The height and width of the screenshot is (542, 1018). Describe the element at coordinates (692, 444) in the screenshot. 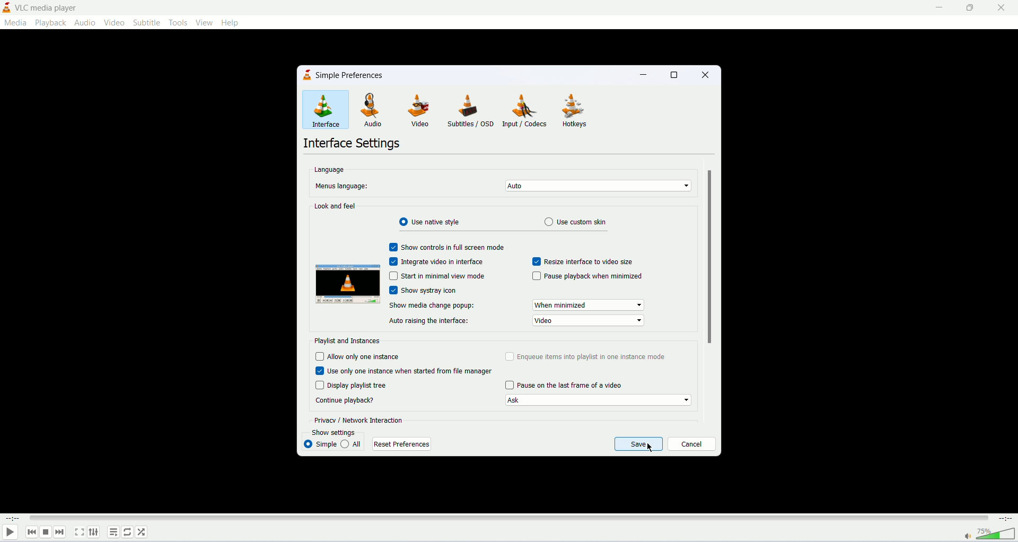

I see `cancel` at that location.